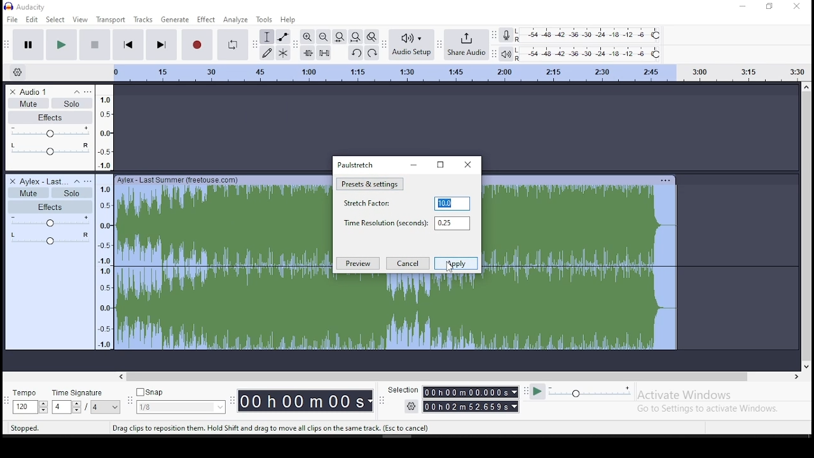 This screenshot has height=458, width=814. What do you see at coordinates (50, 242) in the screenshot?
I see `audio effect` at bounding box center [50, 242].